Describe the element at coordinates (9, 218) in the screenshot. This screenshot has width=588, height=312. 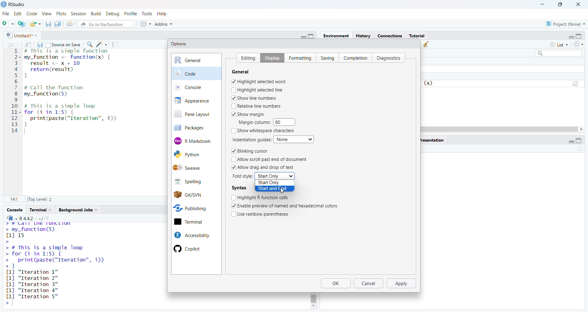
I see `language select` at that location.